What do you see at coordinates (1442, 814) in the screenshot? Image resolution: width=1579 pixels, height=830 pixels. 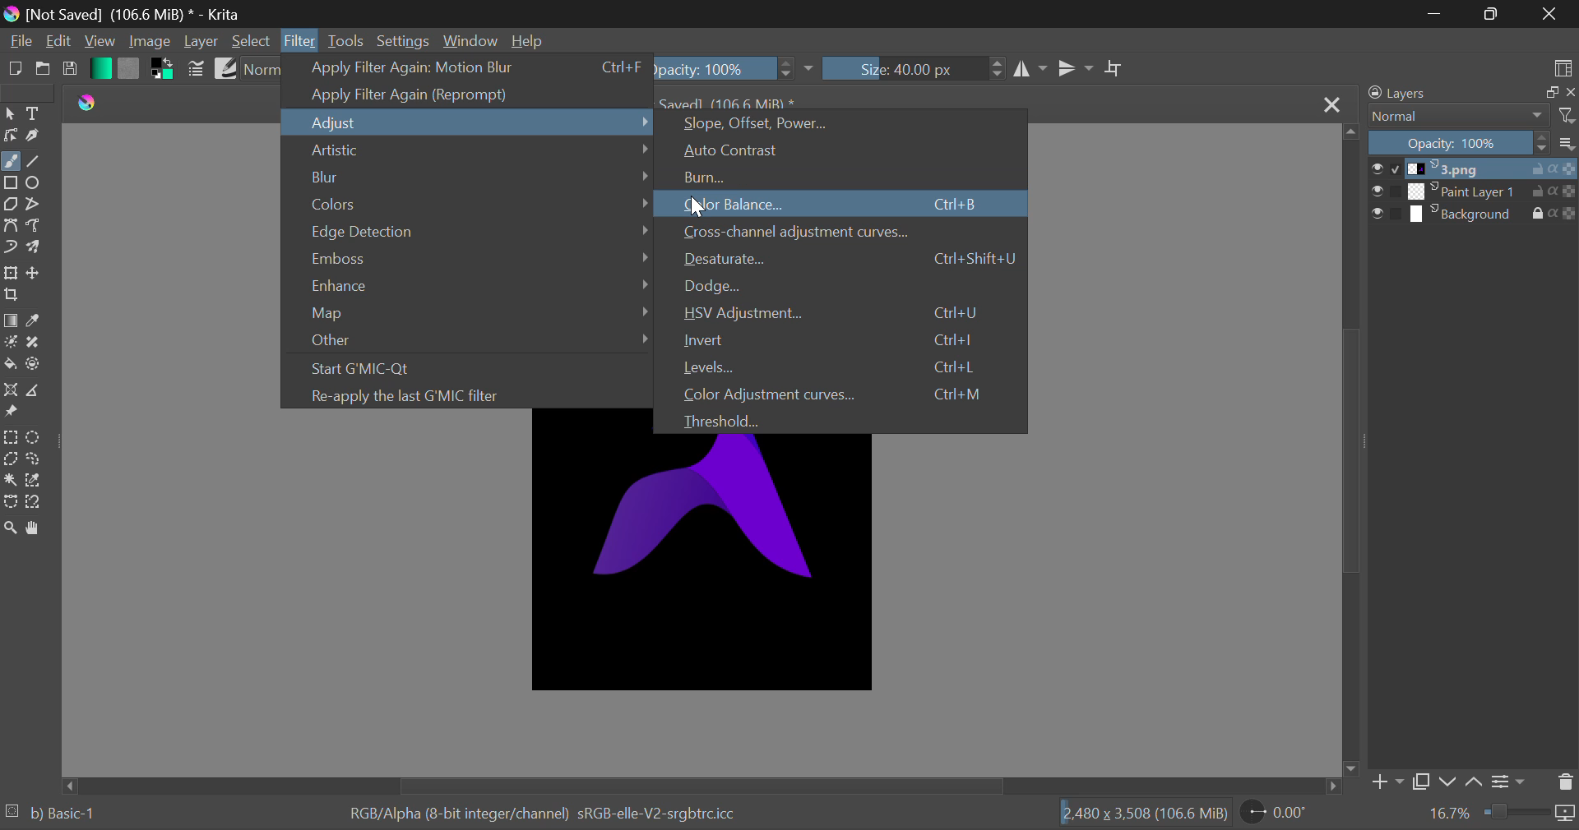 I see `16.7%` at bounding box center [1442, 814].